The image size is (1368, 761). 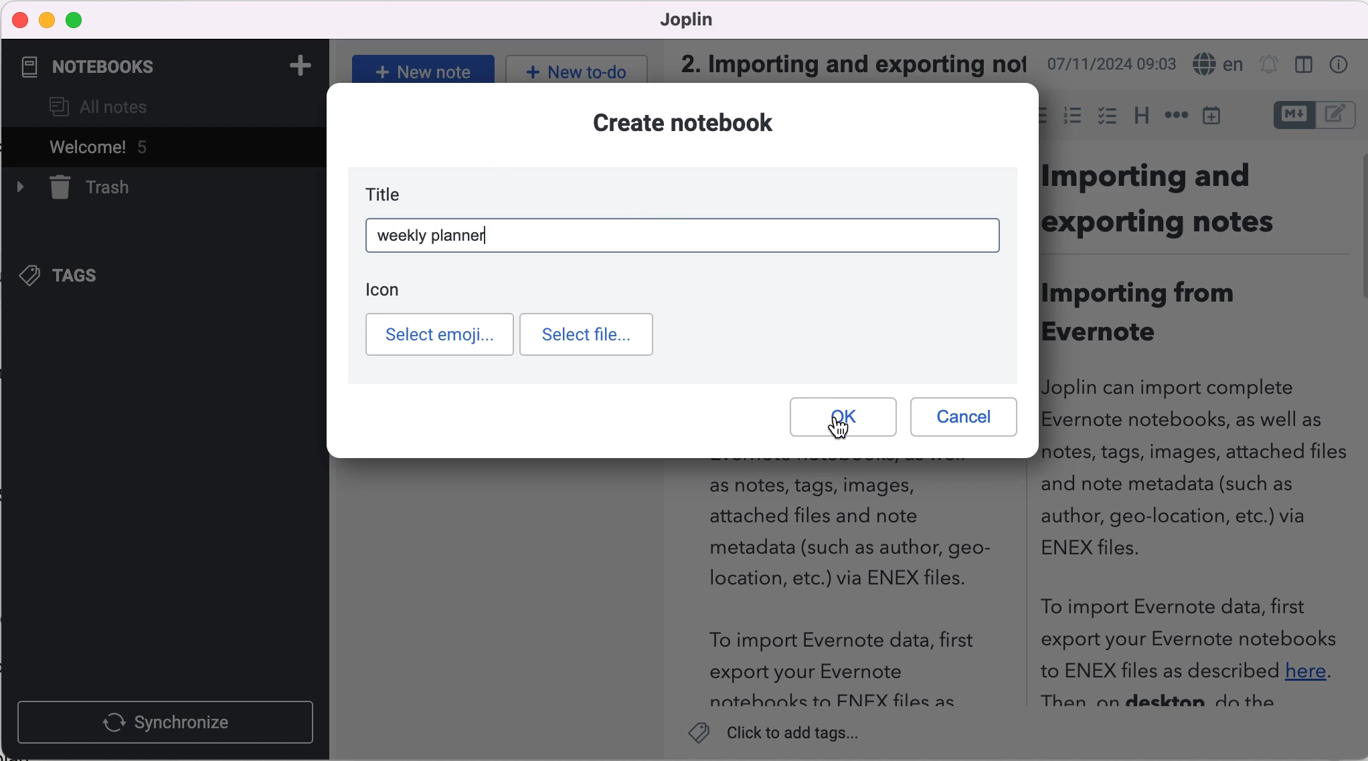 I want to click on click to add tags, so click(x=784, y=736).